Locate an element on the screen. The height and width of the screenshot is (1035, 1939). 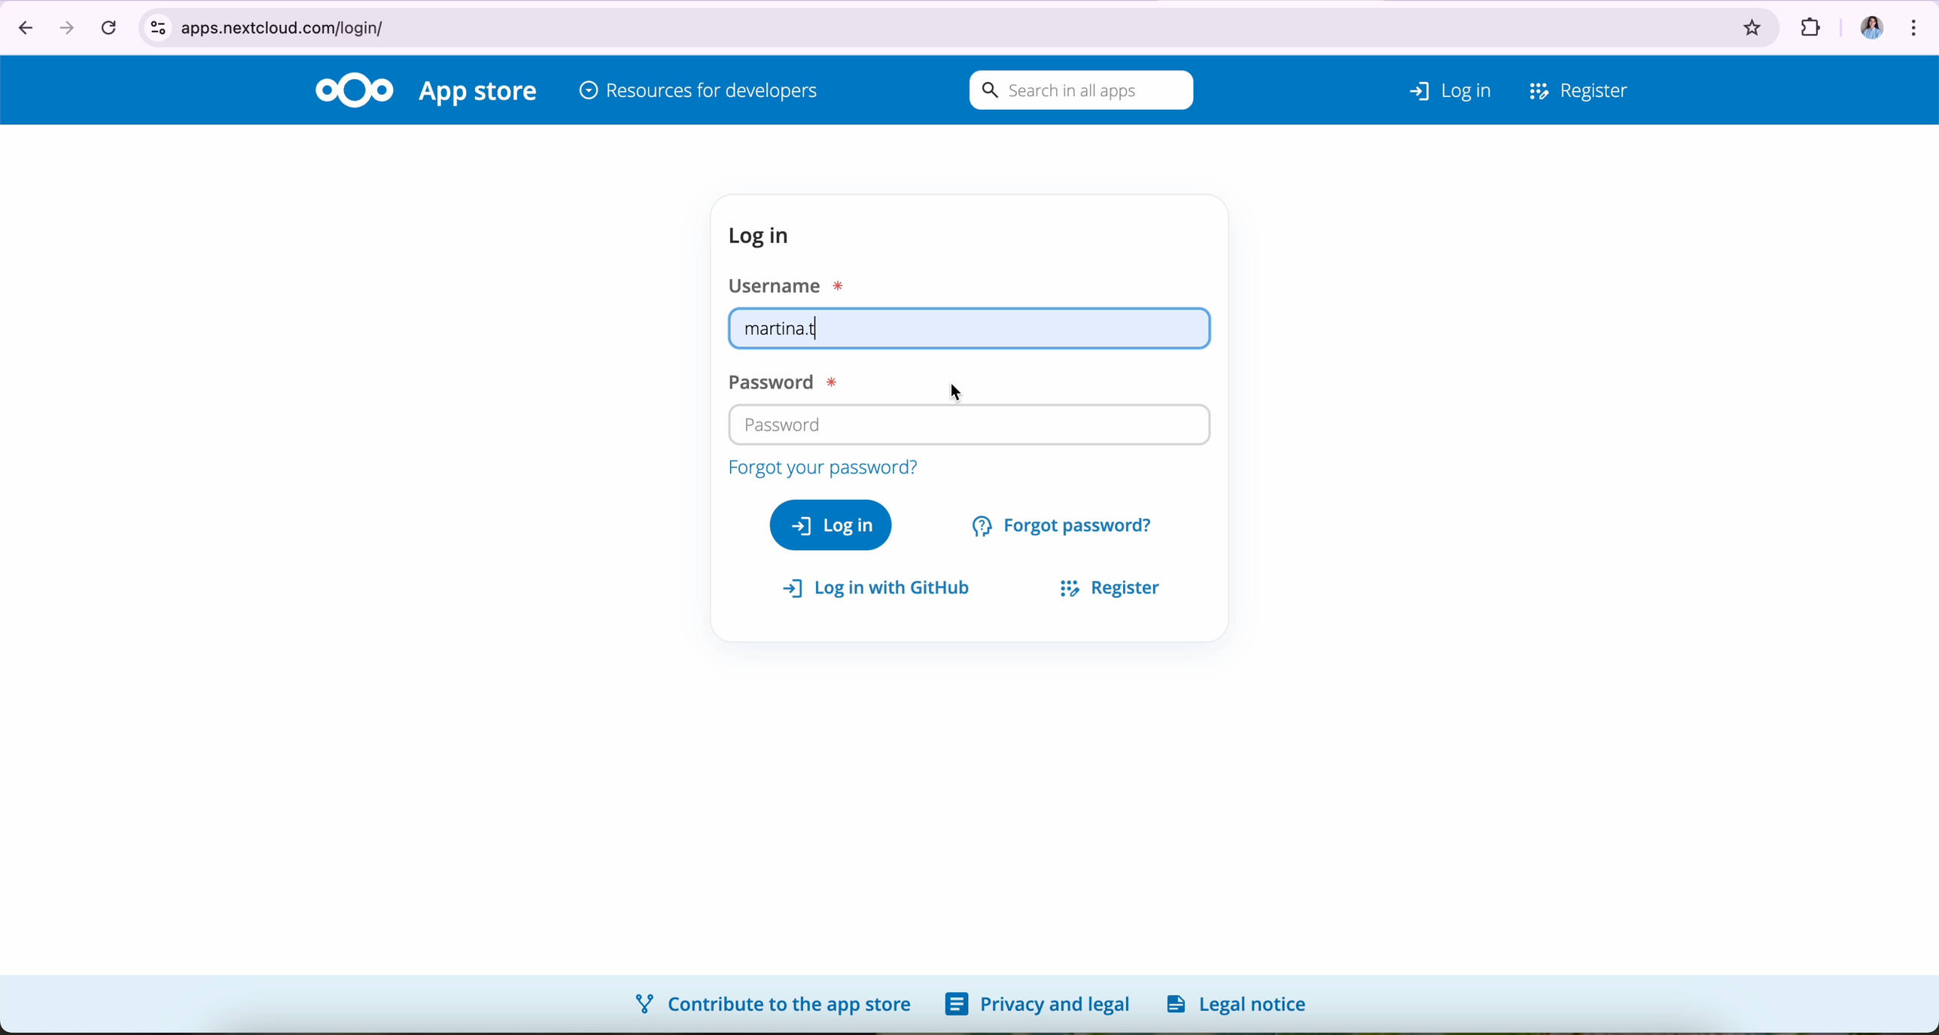
profile is located at coordinates (1864, 22).